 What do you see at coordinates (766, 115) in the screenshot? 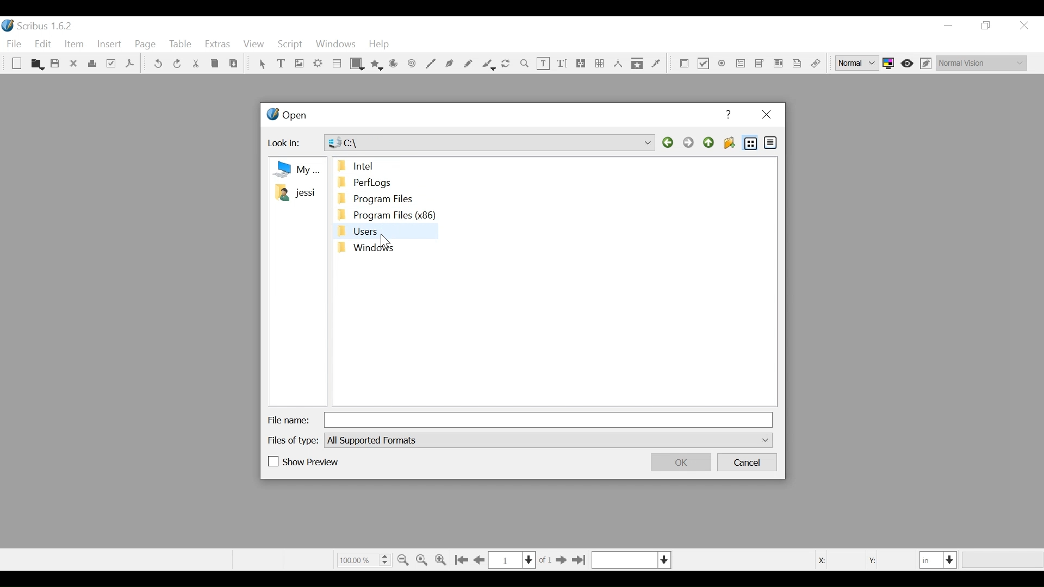
I see `Close` at bounding box center [766, 115].